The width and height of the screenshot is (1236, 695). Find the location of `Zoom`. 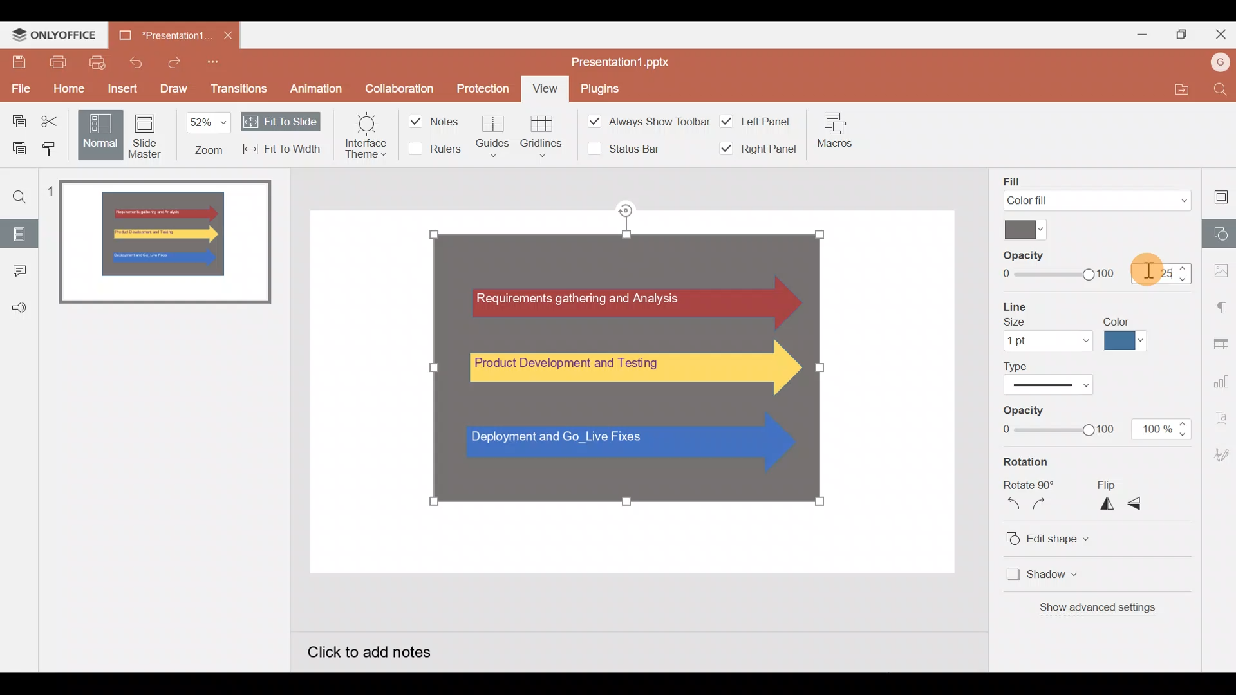

Zoom is located at coordinates (206, 135).